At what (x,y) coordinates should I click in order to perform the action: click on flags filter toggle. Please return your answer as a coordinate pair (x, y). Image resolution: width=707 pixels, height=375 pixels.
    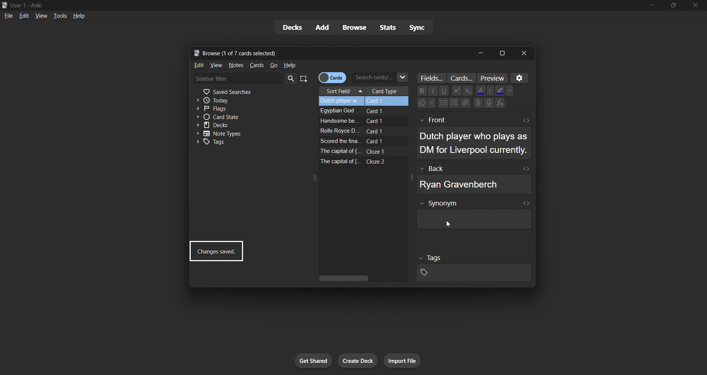
    Looking at the image, I should click on (235, 108).